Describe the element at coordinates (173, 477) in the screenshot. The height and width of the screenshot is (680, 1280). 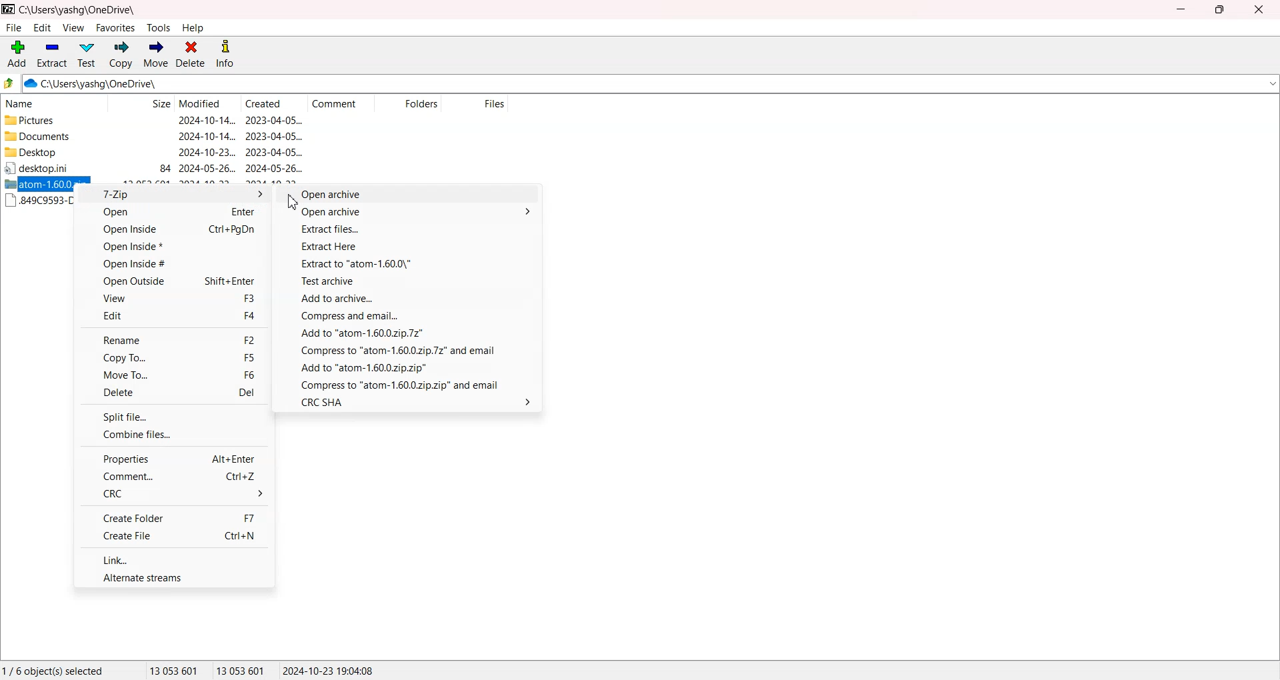
I see `Comment` at that location.